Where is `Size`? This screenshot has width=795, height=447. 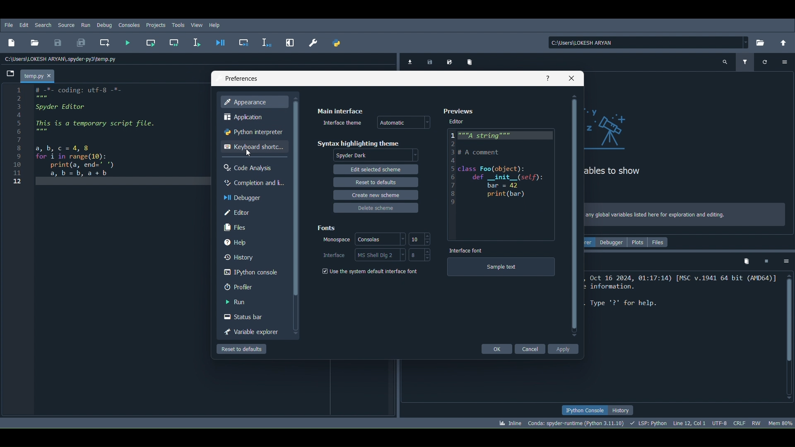
Size is located at coordinates (421, 239).